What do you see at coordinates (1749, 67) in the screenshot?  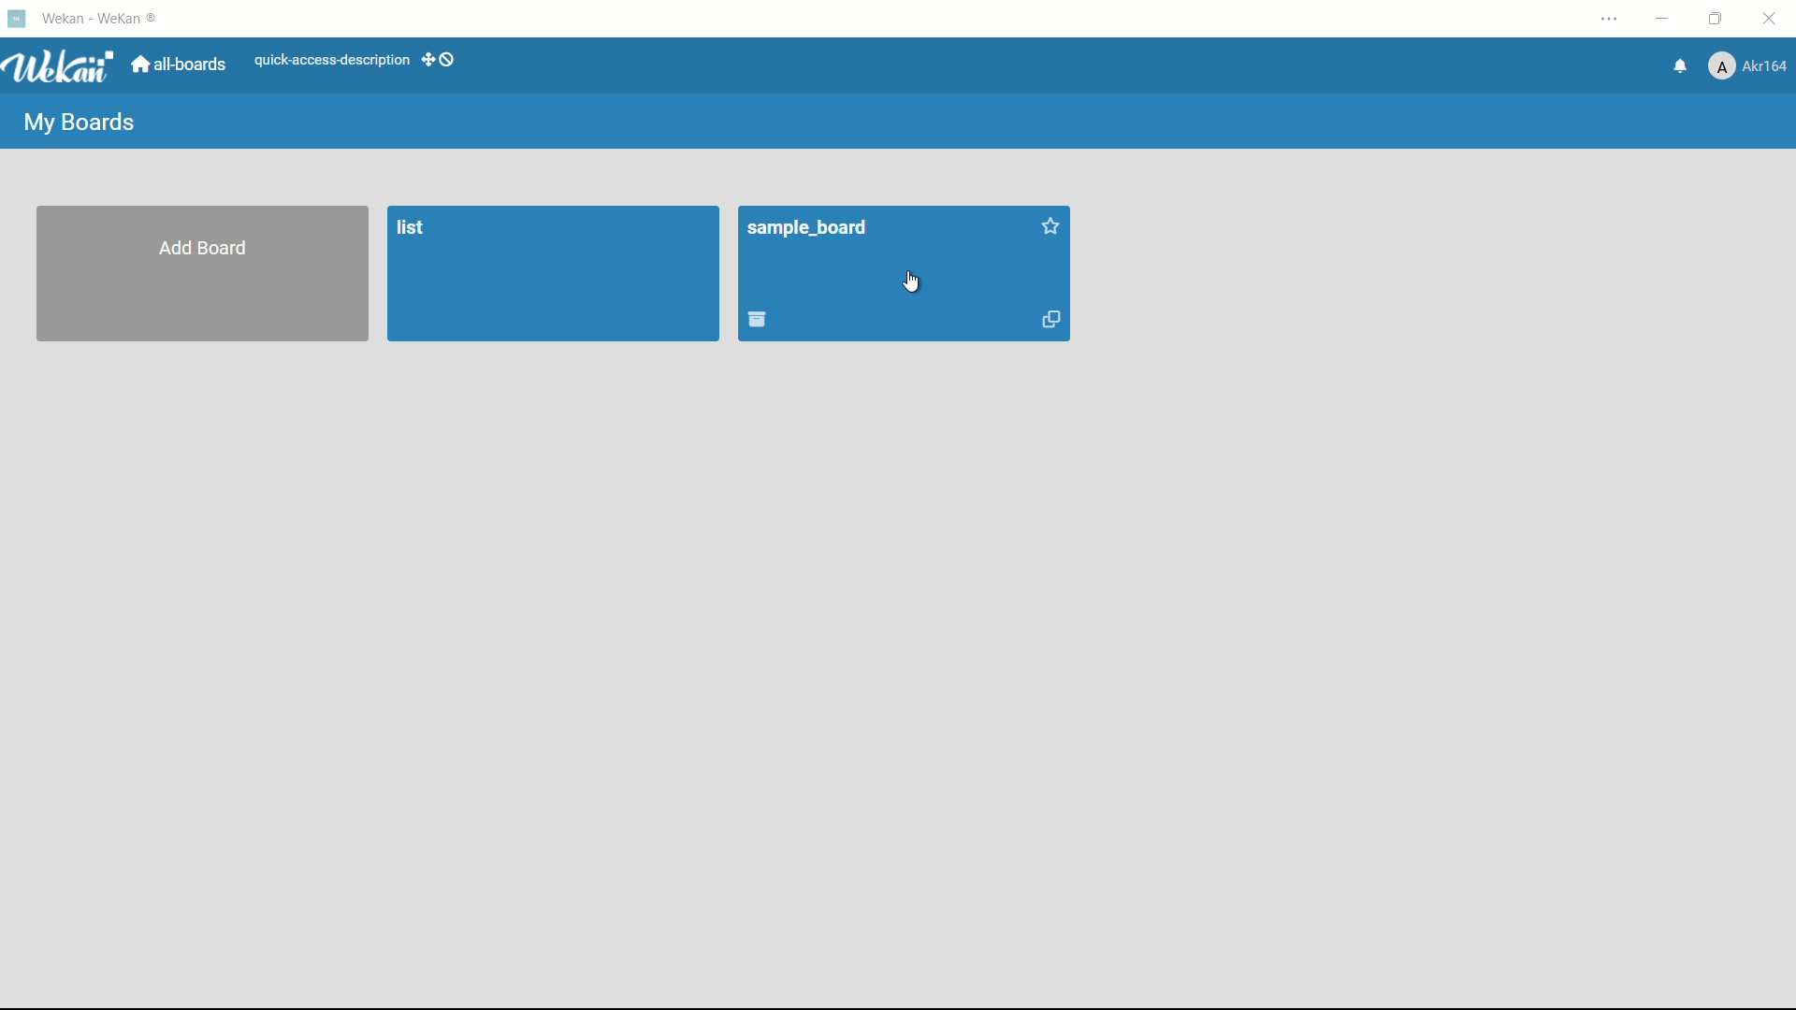 I see `profile` at bounding box center [1749, 67].